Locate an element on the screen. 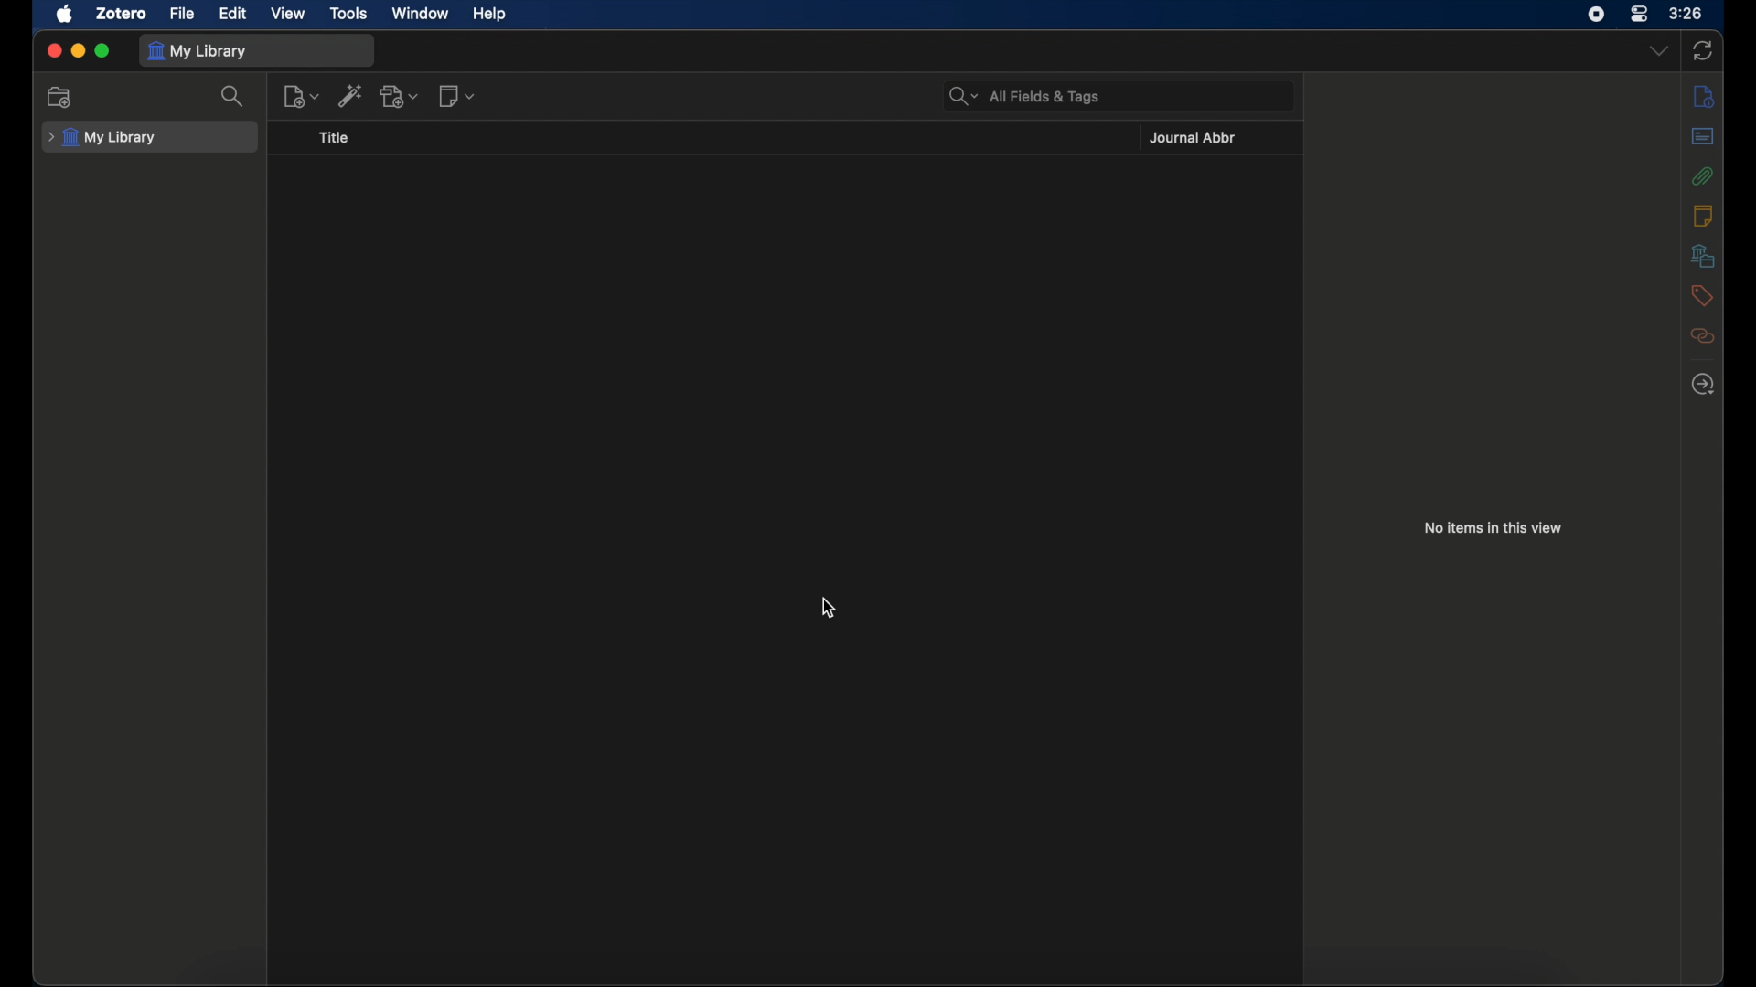 This screenshot has height=987, width=1756. related is located at coordinates (1705, 335).